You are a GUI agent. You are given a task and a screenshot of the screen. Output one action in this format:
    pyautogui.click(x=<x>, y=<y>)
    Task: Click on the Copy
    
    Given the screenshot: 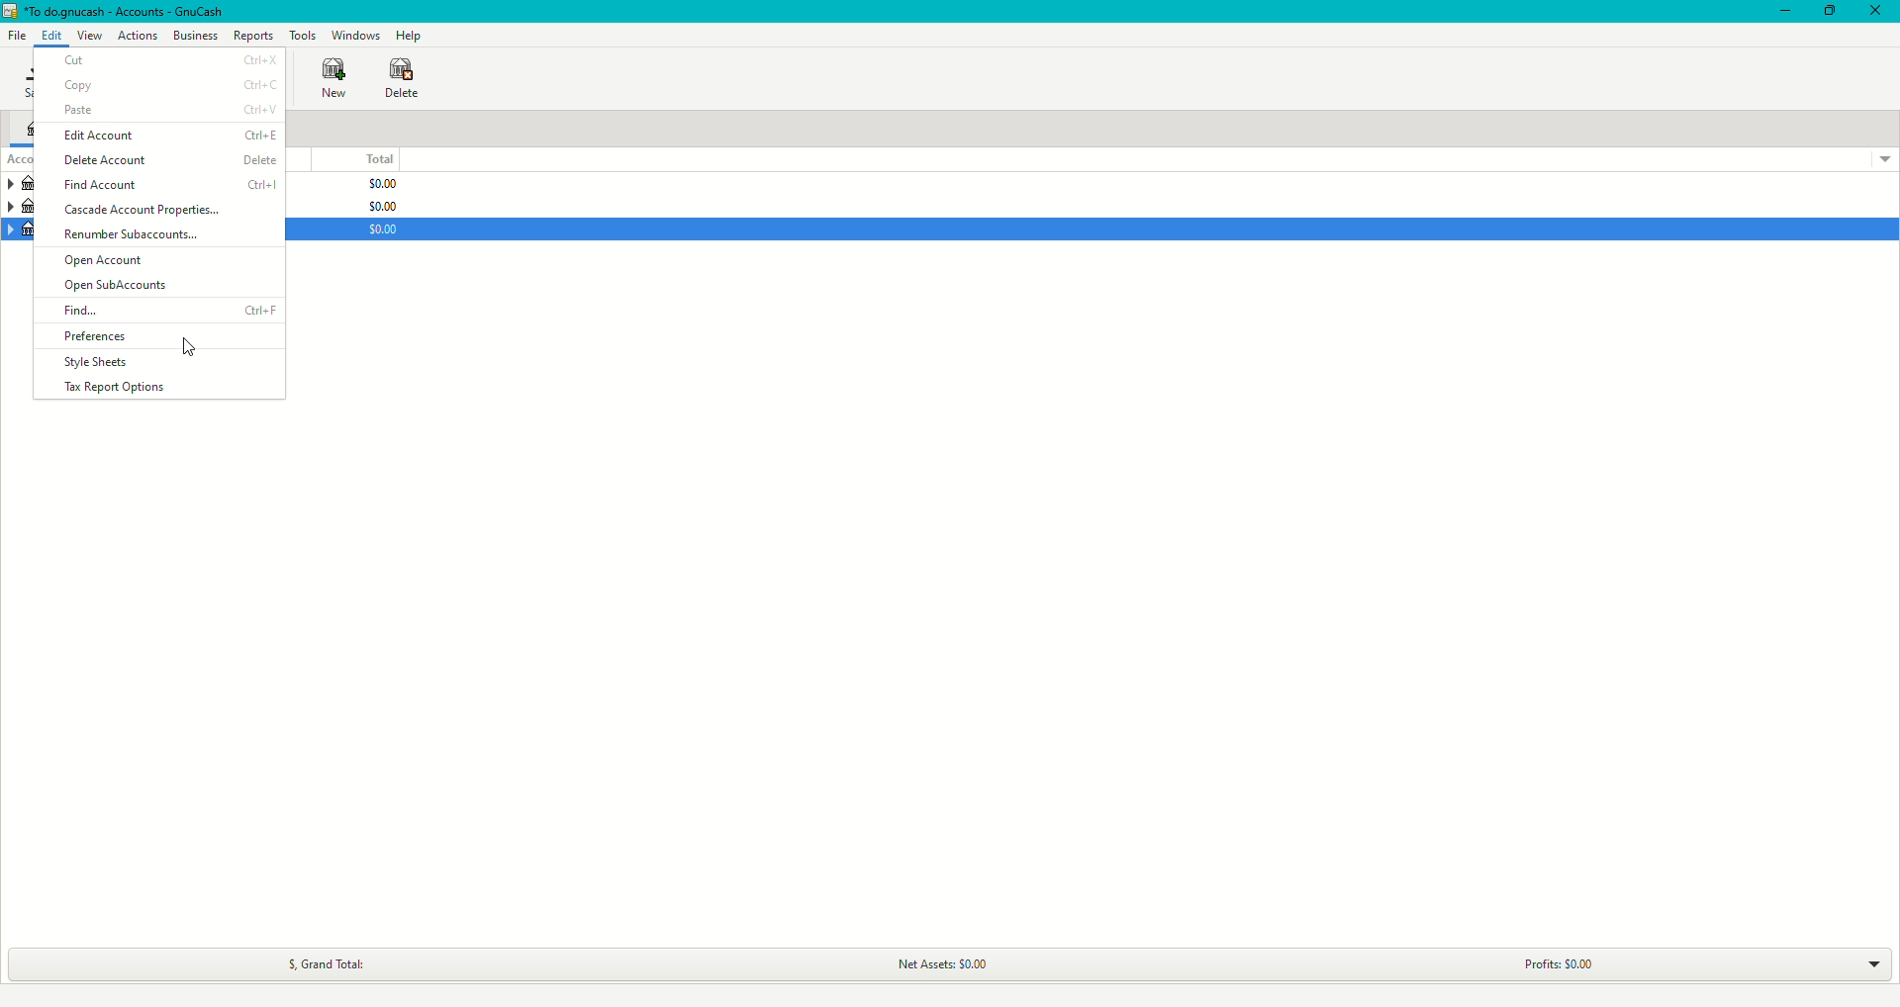 What is the action you would take?
    pyautogui.click(x=169, y=85)
    